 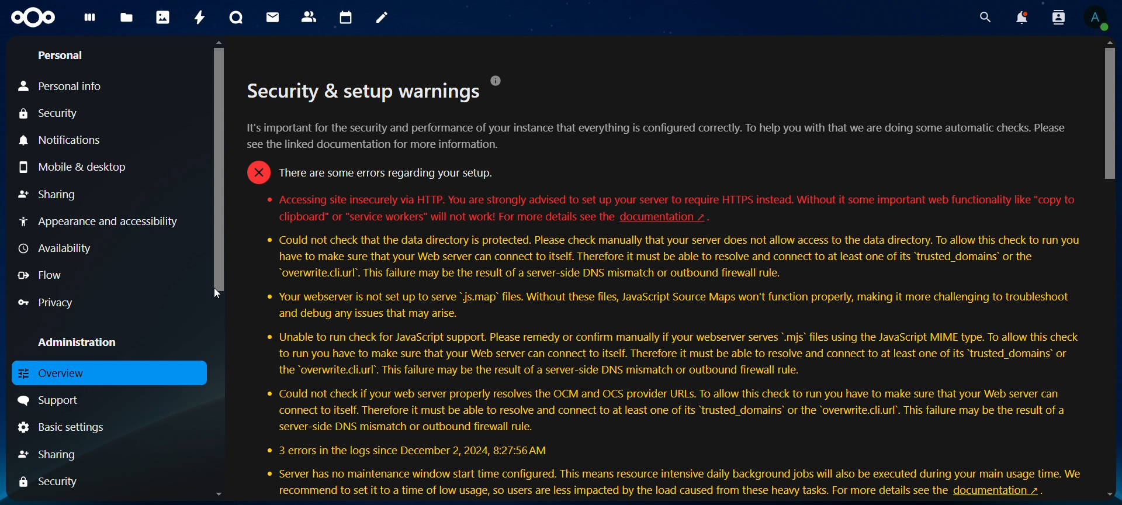 What do you see at coordinates (64, 141) in the screenshot?
I see `notifications` at bounding box center [64, 141].